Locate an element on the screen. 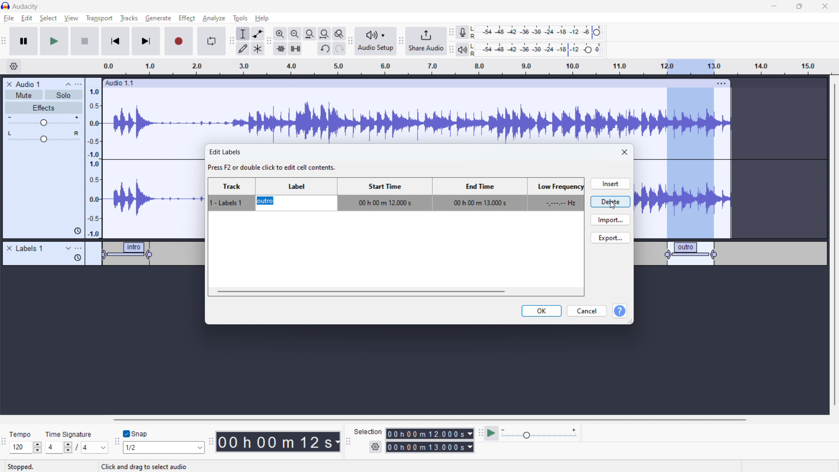 The width and height of the screenshot is (839, 472). minimize is located at coordinates (773, 7).